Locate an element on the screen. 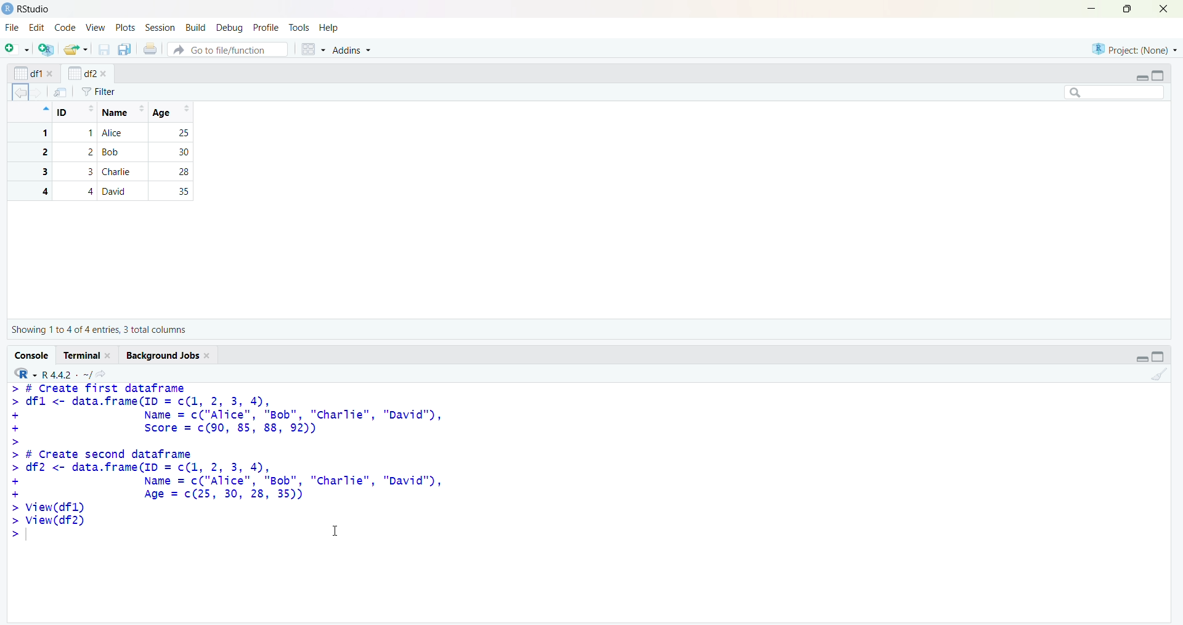  share folder as is located at coordinates (76, 49).